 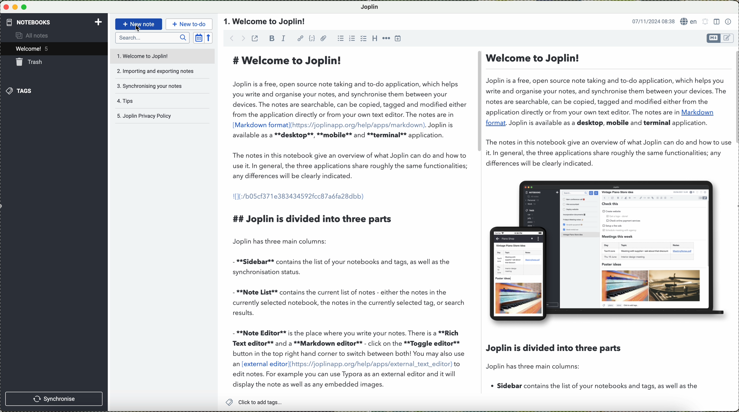 What do you see at coordinates (20, 91) in the screenshot?
I see `tags` at bounding box center [20, 91].